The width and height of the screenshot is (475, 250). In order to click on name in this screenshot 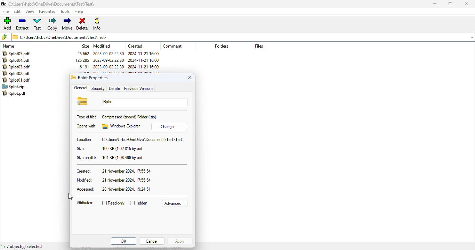, I will do `click(9, 46)`.